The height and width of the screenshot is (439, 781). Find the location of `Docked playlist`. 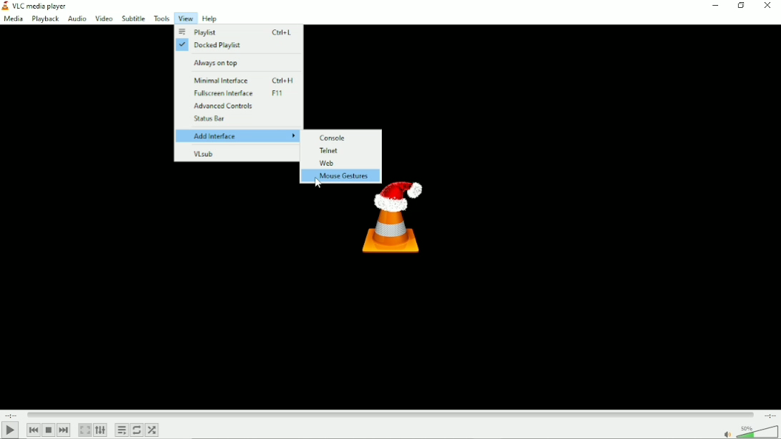

Docked playlist is located at coordinates (236, 46).